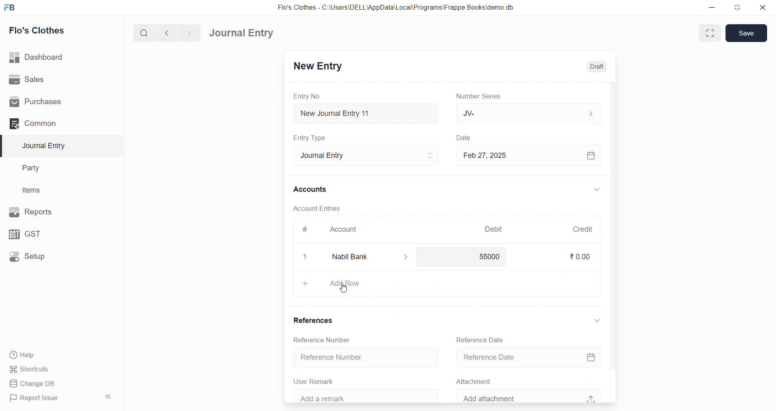 This screenshot has height=411, width=776. I want to click on Attachment, so click(470, 381).